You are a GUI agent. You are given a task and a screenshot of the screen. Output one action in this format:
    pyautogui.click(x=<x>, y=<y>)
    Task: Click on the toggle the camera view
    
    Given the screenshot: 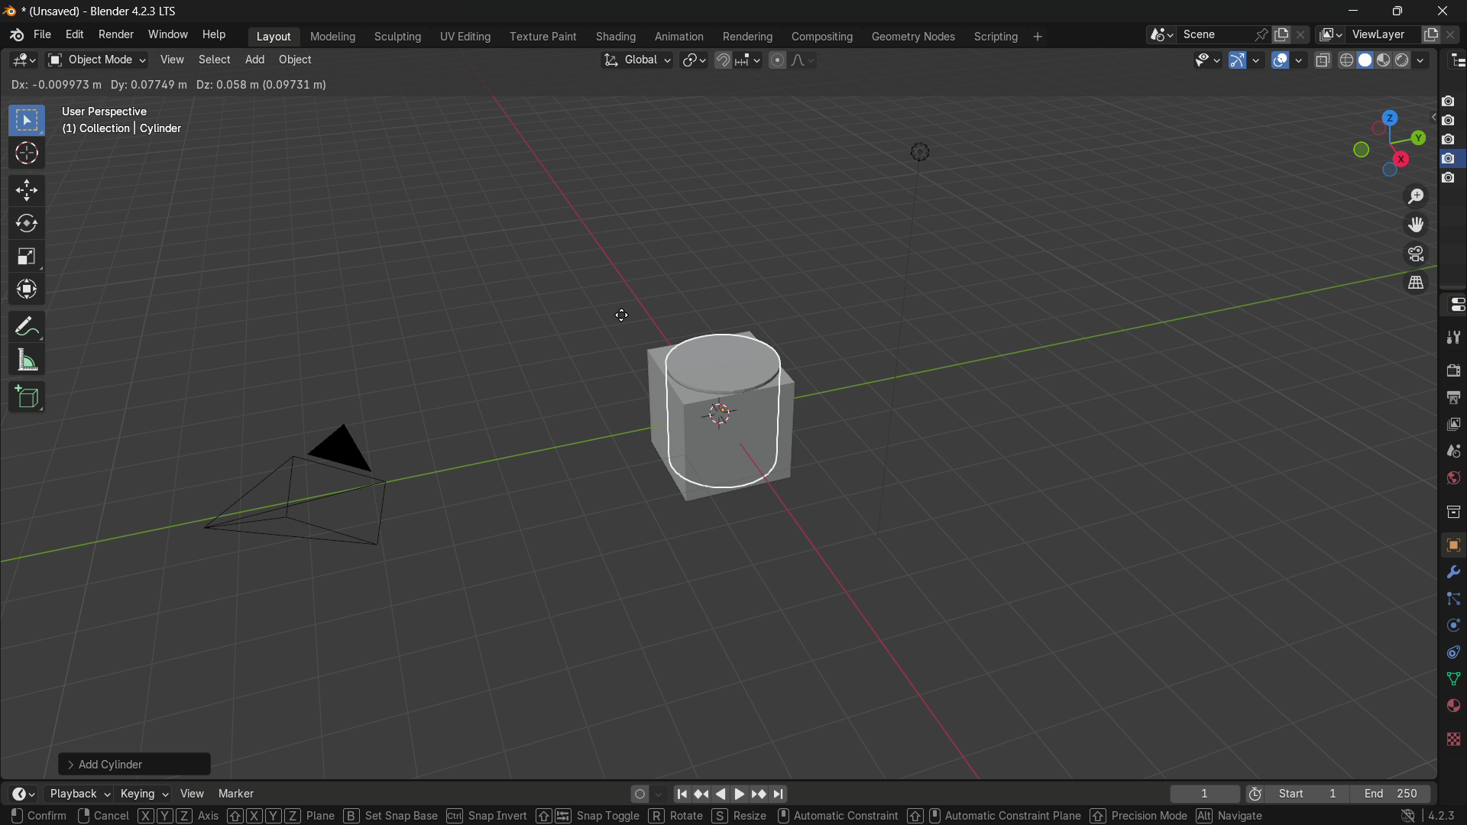 What is the action you would take?
    pyautogui.click(x=1416, y=254)
    